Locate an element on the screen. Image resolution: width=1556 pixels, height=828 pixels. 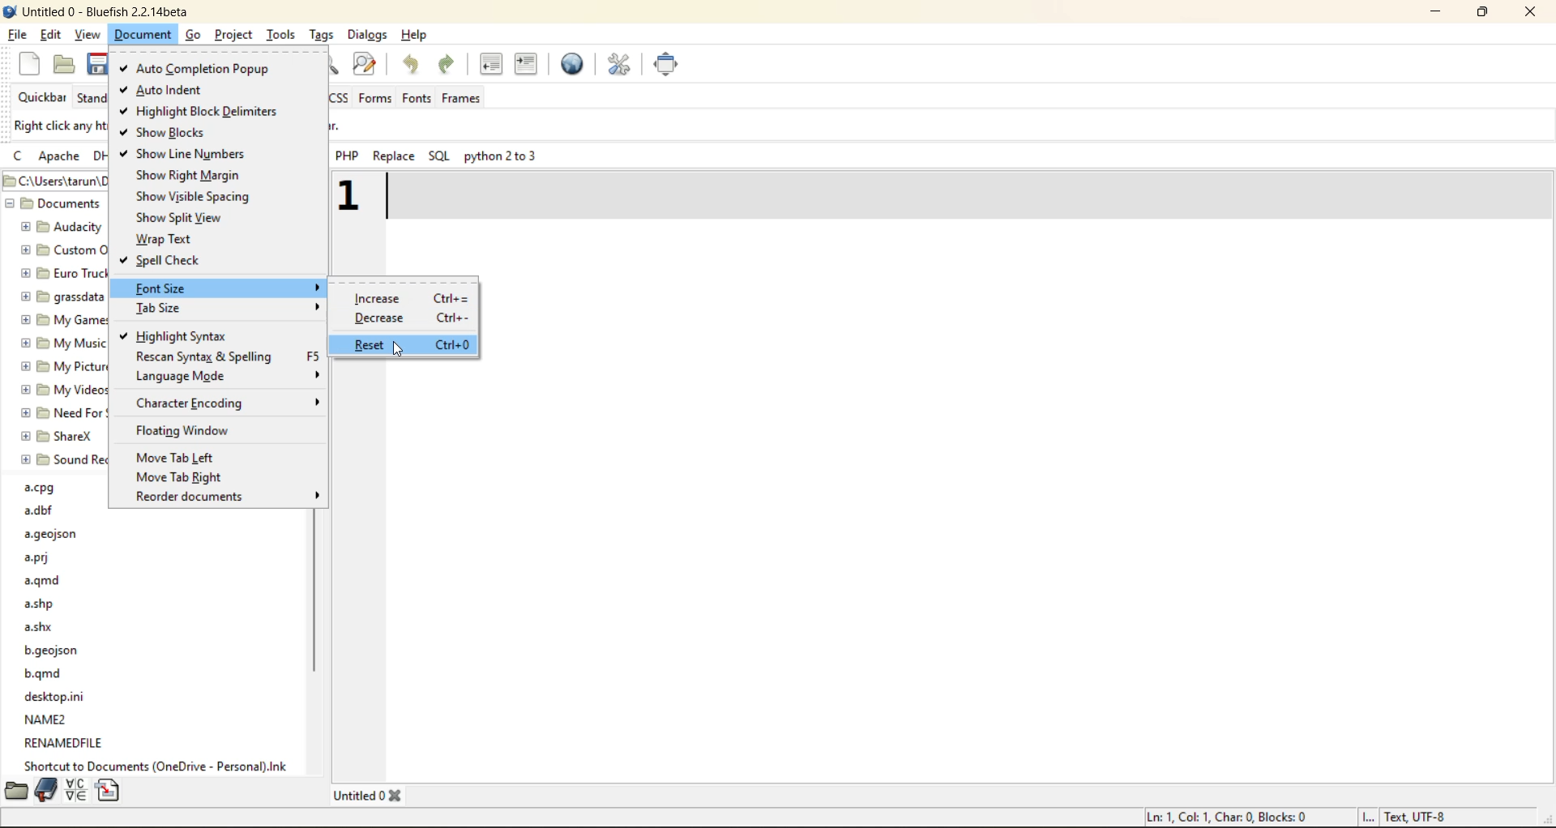
move tab right is located at coordinates (182, 478).